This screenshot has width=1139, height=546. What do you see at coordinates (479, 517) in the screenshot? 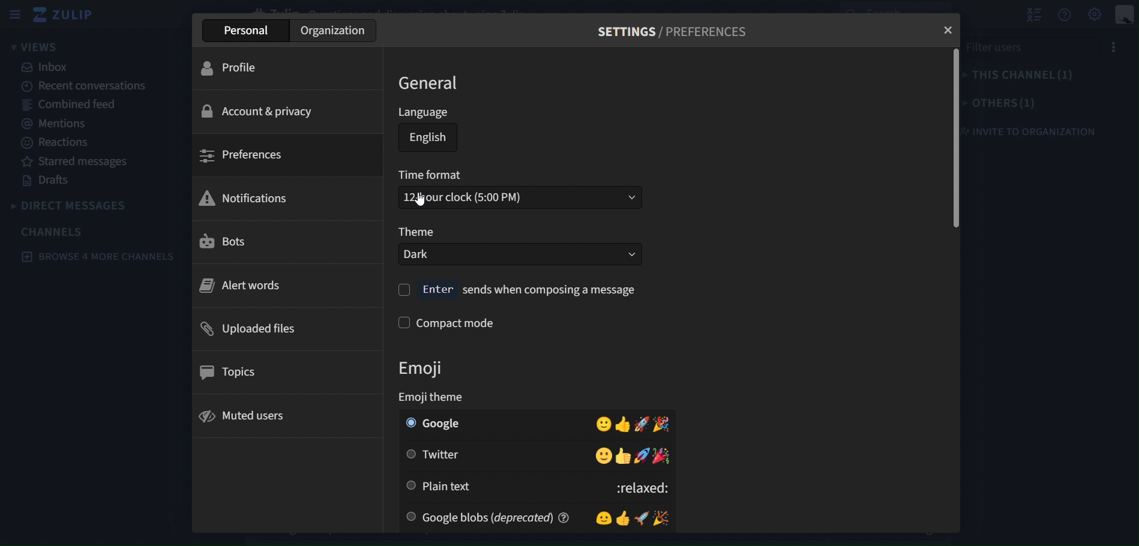
I see `google blobs (deprecated)` at bounding box center [479, 517].